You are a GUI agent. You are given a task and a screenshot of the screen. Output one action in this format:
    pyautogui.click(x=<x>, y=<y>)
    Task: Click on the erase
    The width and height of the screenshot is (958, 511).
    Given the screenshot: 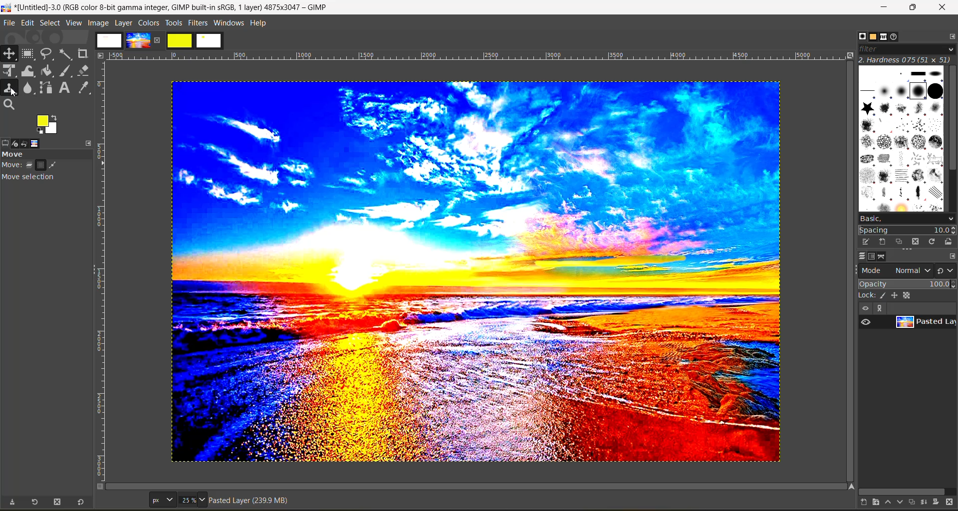 What is the action you would take?
    pyautogui.click(x=84, y=70)
    